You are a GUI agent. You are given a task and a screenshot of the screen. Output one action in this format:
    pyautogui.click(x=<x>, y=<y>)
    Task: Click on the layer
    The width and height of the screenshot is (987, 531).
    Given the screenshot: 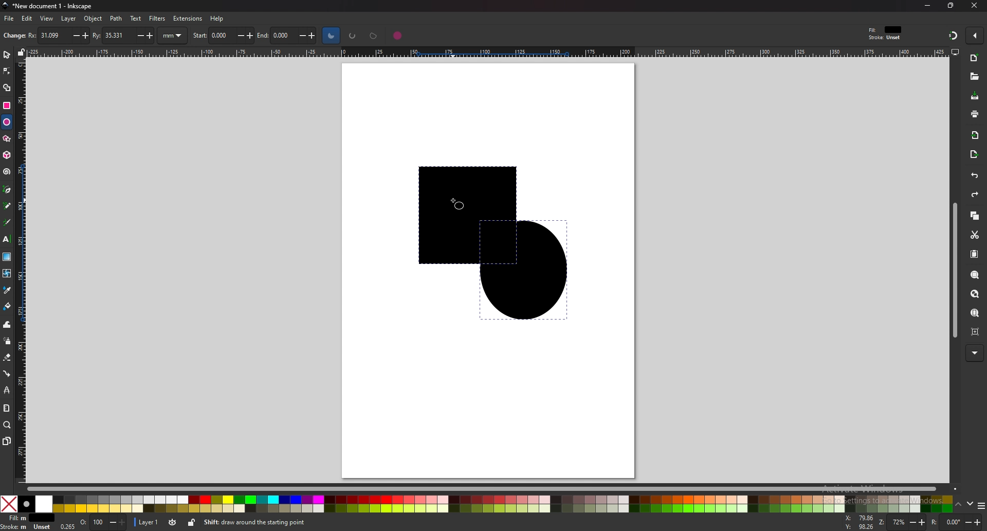 What is the action you would take?
    pyautogui.click(x=147, y=522)
    